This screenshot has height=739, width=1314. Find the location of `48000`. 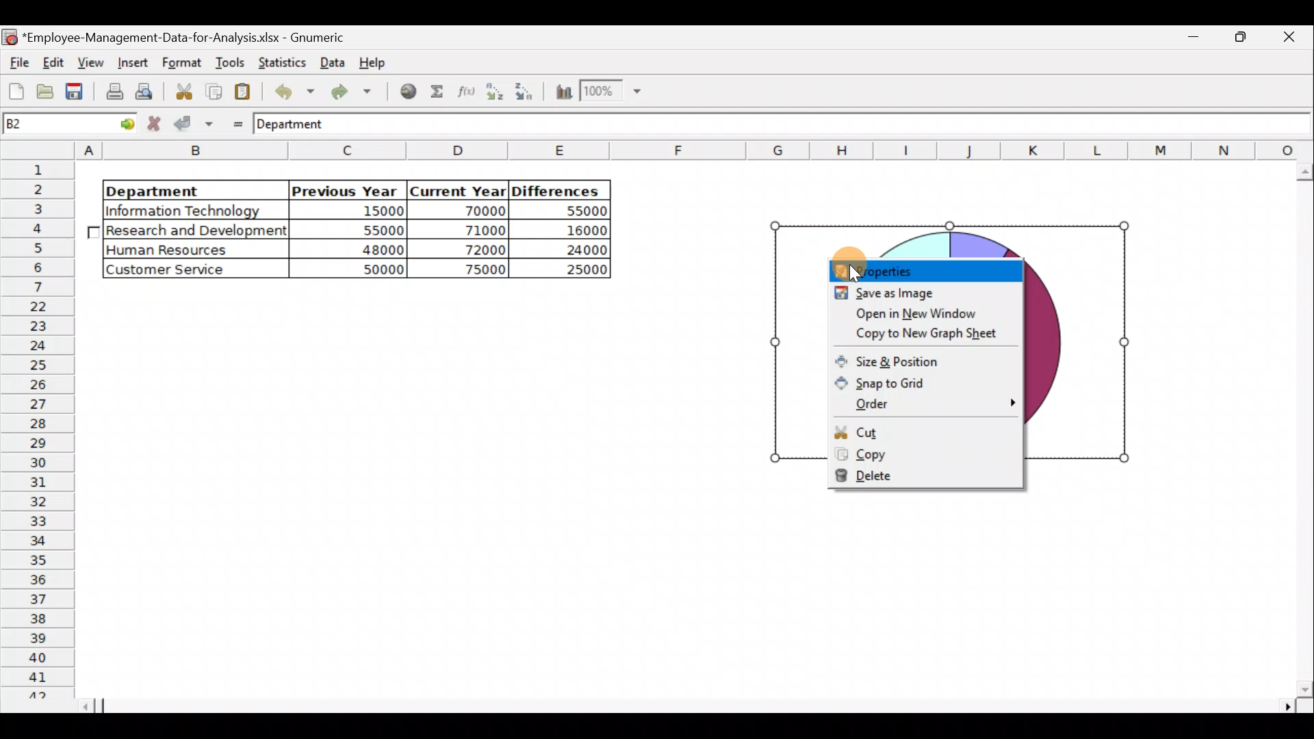

48000 is located at coordinates (360, 250).